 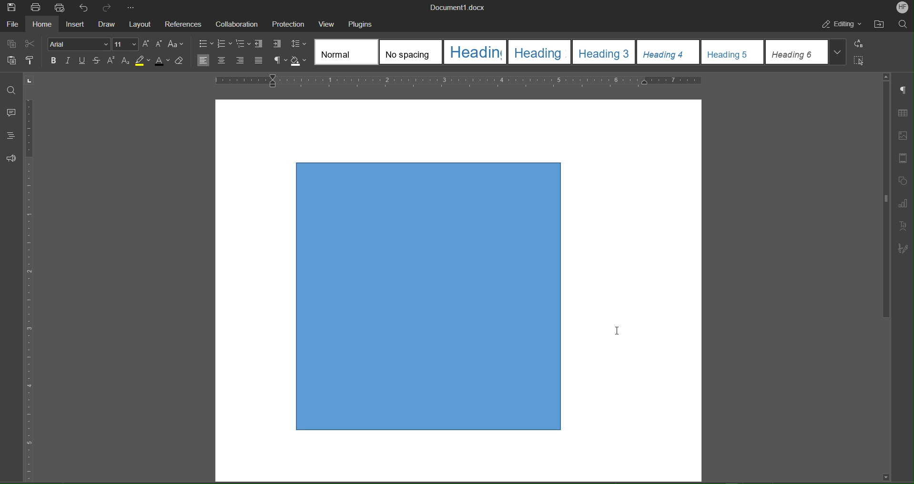 What do you see at coordinates (880, 25) in the screenshot?
I see `Open File Location` at bounding box center [880, 25].